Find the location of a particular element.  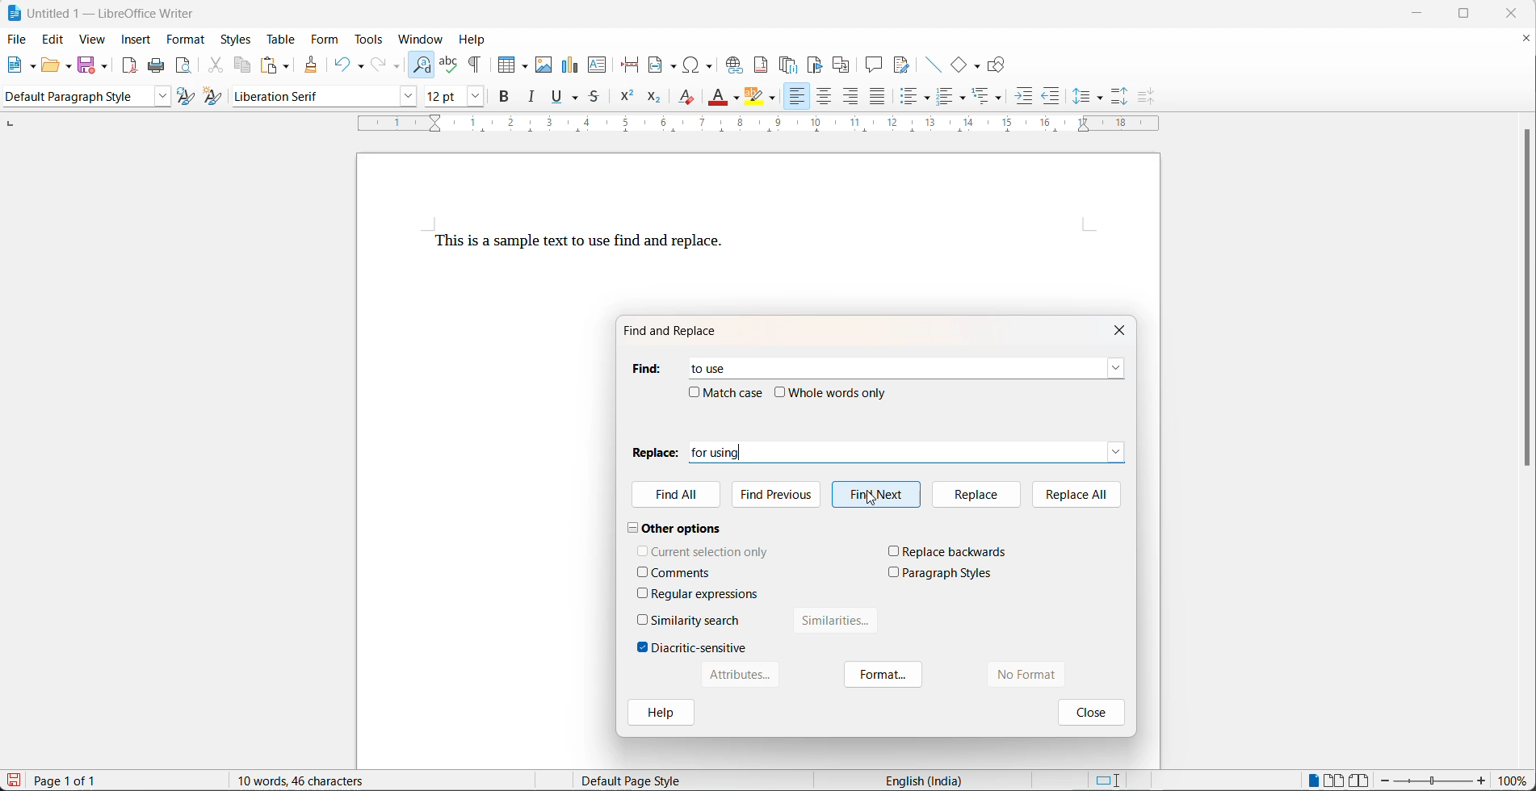

bold is located at coordinates (506, 99).